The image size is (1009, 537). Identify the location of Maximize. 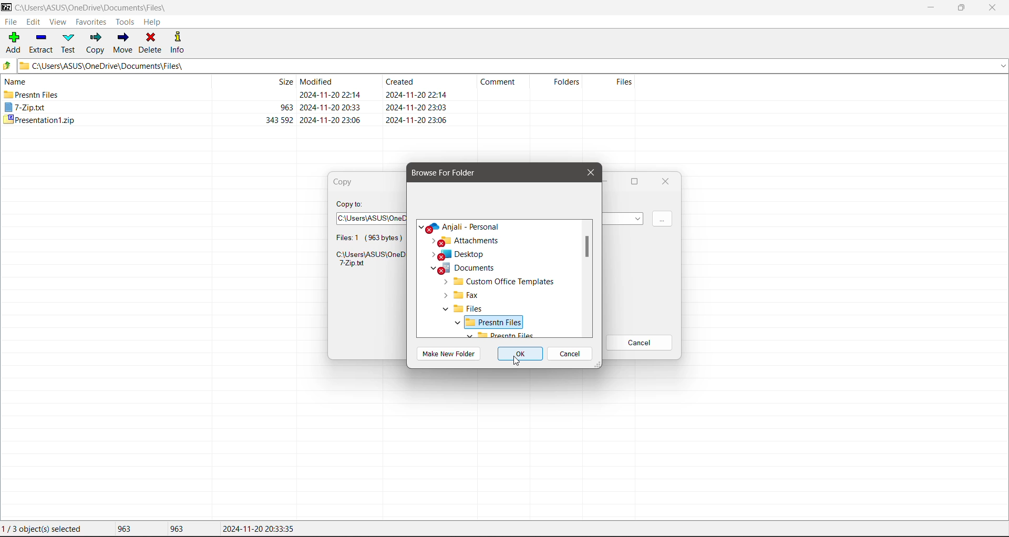
(637, 181).